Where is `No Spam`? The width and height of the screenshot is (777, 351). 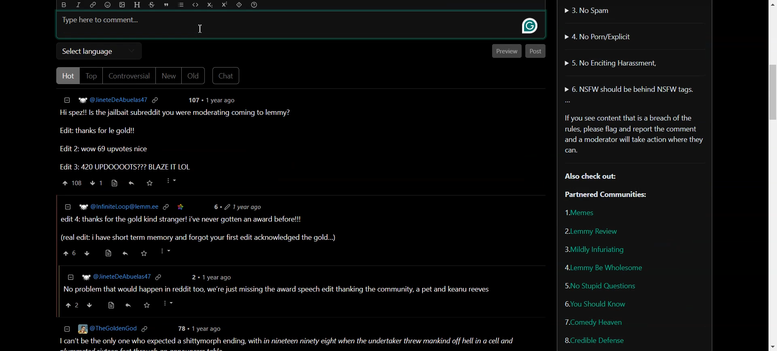
No Spam is located at coordinates (593, 11).